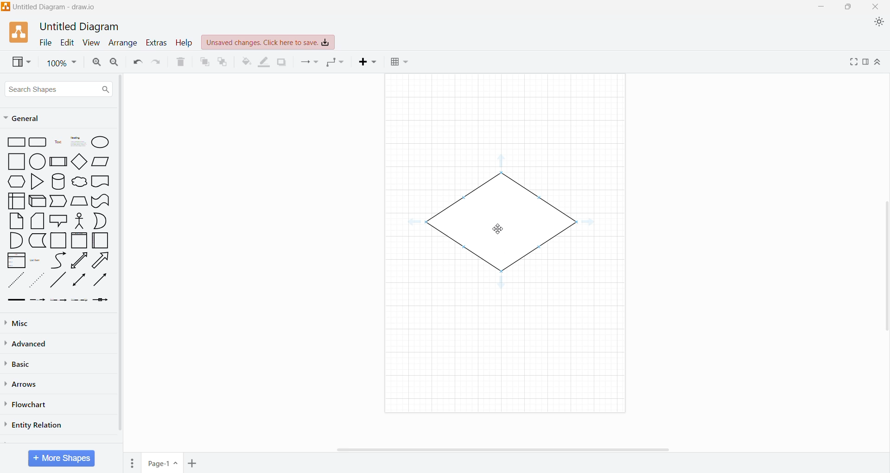 The width and height of the screenshot is (890, 473). I want to click on Help, so click(184, 43).